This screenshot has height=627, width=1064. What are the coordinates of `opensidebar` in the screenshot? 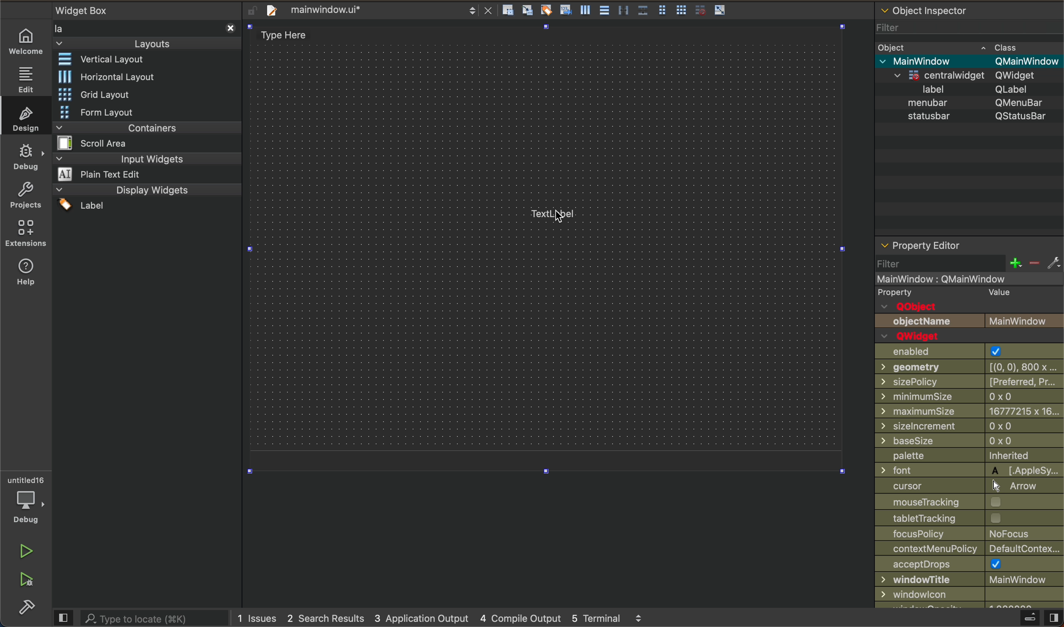 It's located at (1029, 617).